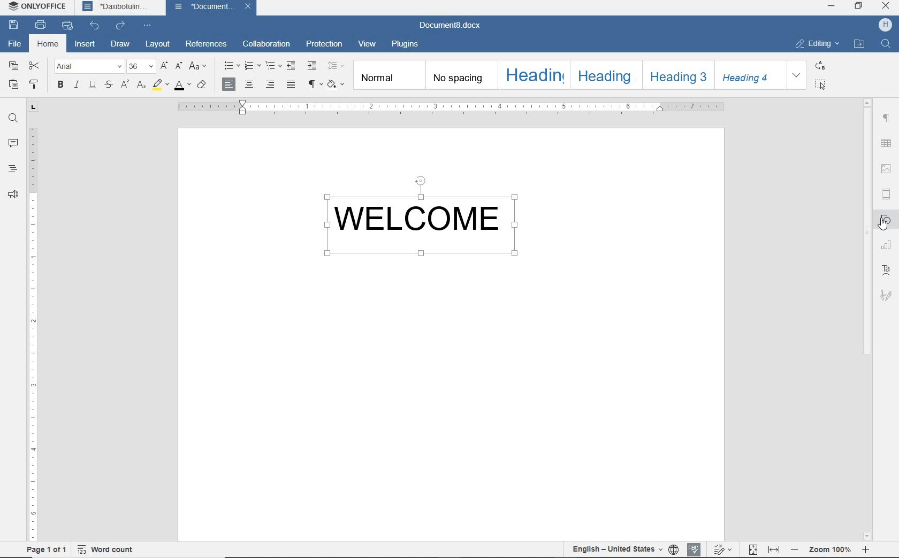 The width and height of the screenshot is (899, 558). What do you see at coordinates (815, 44) in the screenshot?
I see `EDITING` at bounding box center [815, 44].